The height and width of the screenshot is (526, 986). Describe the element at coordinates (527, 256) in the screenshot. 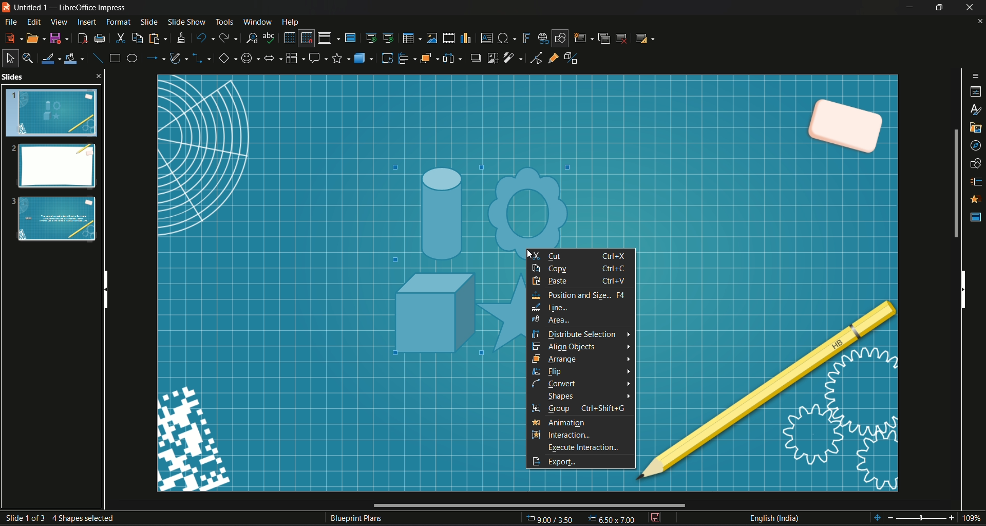

I see `cursor` at that location.